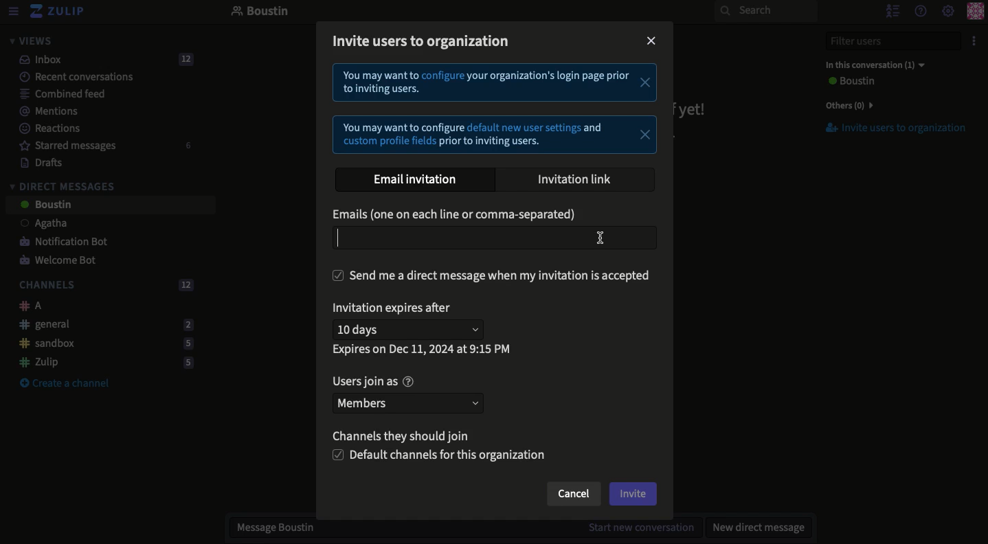 Image resolution: width=988 pixels, height=544 pixels. Describe the element at coordinates (60, 261) in the screenshot. I see `Welcome bot` at that location.